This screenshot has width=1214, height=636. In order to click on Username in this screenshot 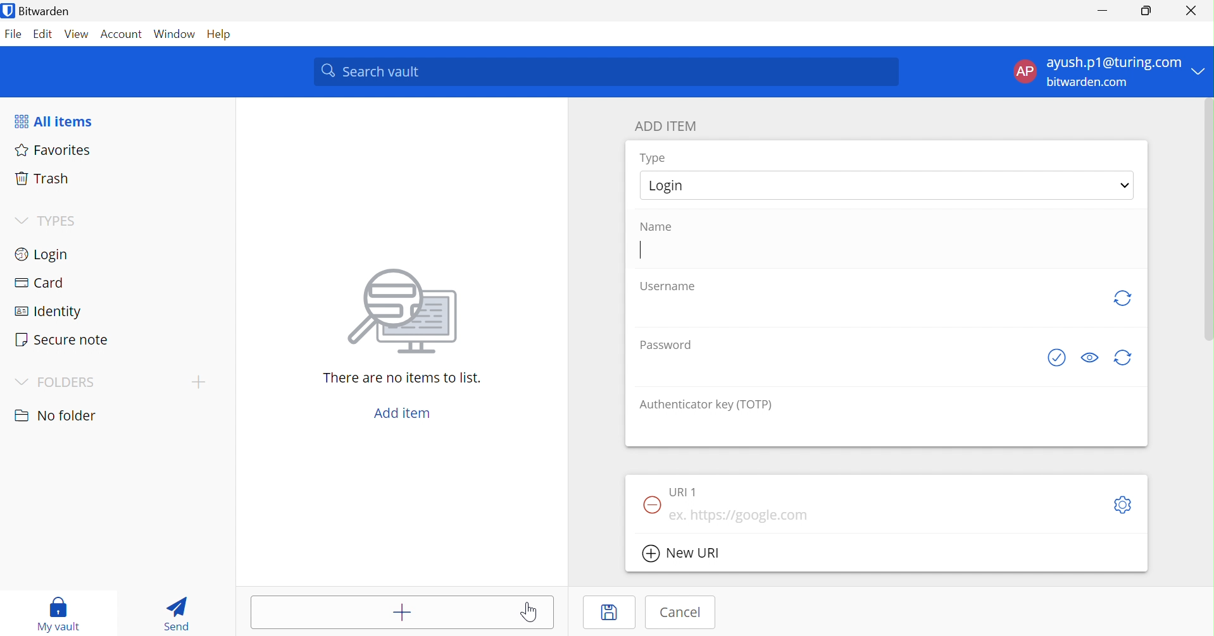, I will do `click(671, 286)`.